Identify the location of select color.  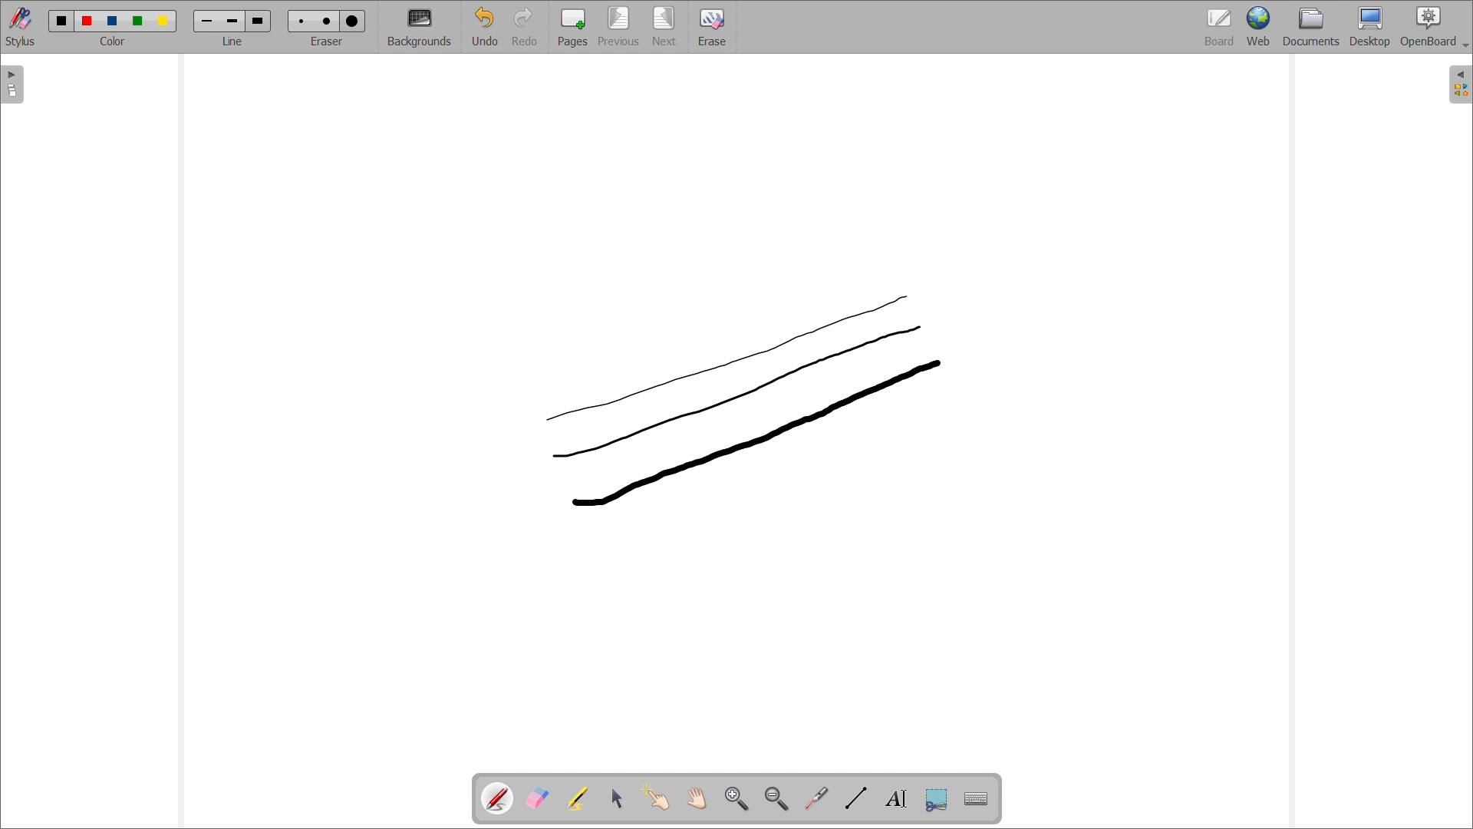
(111, 41).